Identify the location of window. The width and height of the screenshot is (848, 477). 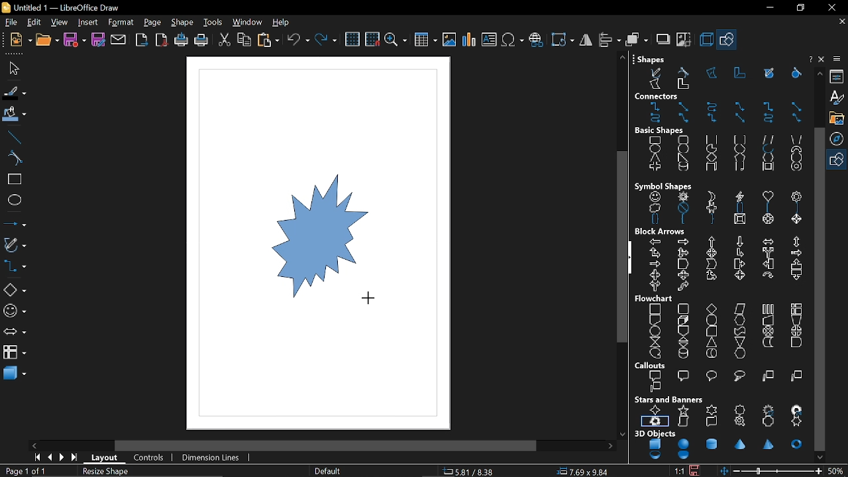
(248, 23).